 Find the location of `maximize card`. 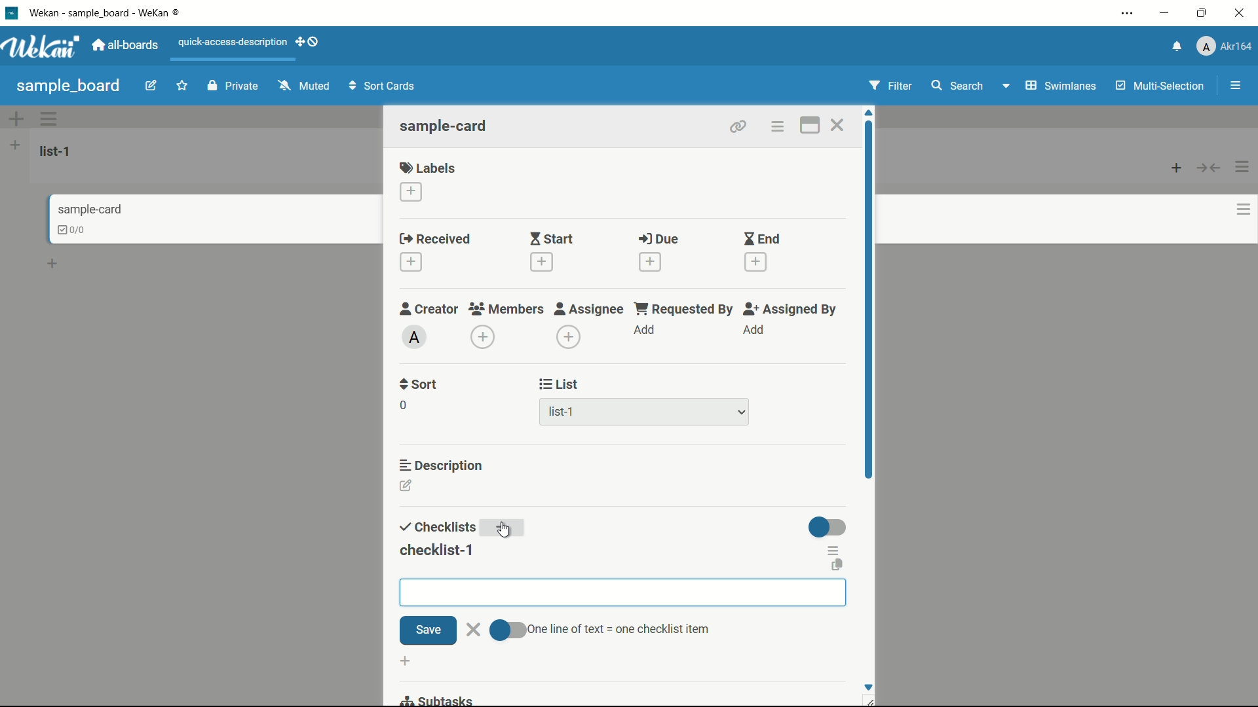

maximize card is located at coordinates (809, 127).